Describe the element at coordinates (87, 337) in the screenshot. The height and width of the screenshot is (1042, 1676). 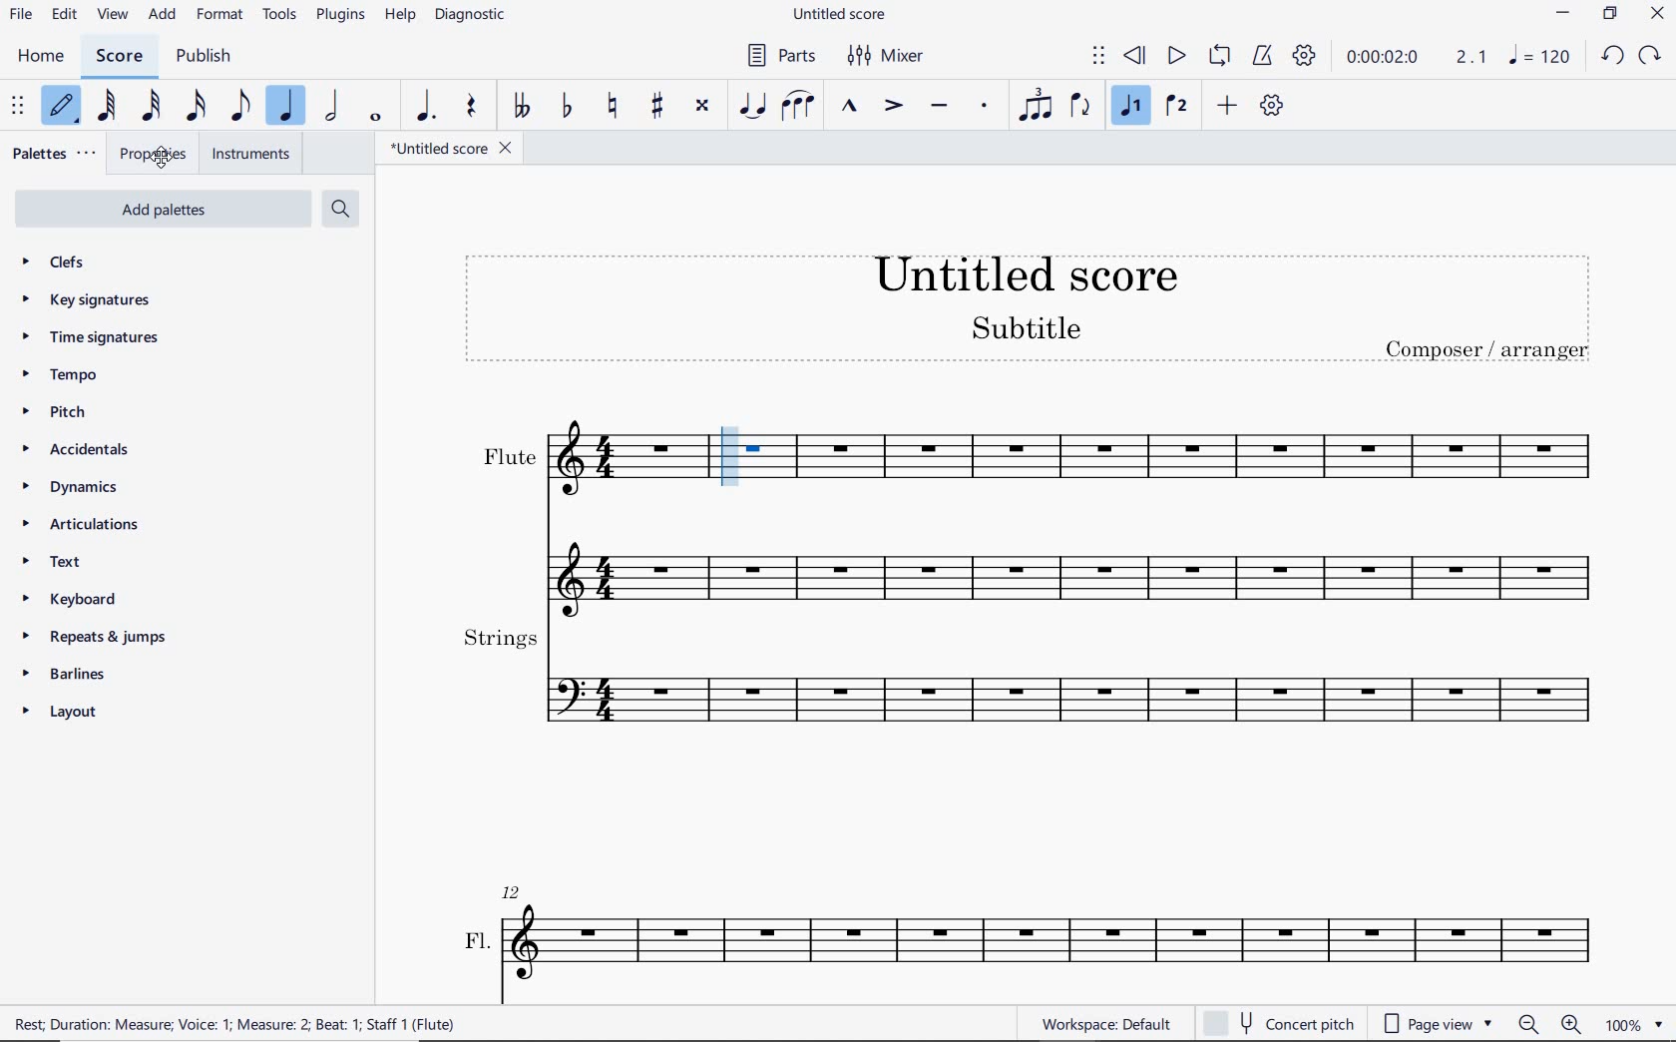
I see `time signatures` at that location.